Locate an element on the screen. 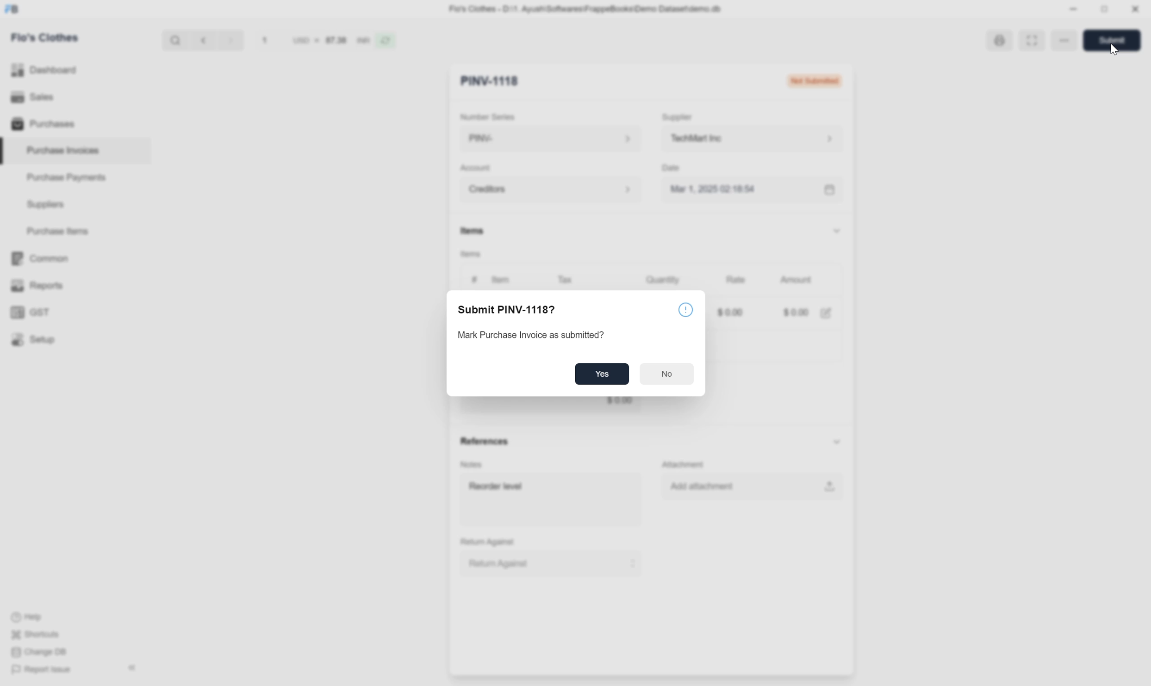 The width and height of the screenshot is (1151, 686). help is located at coordinates (685, 310).